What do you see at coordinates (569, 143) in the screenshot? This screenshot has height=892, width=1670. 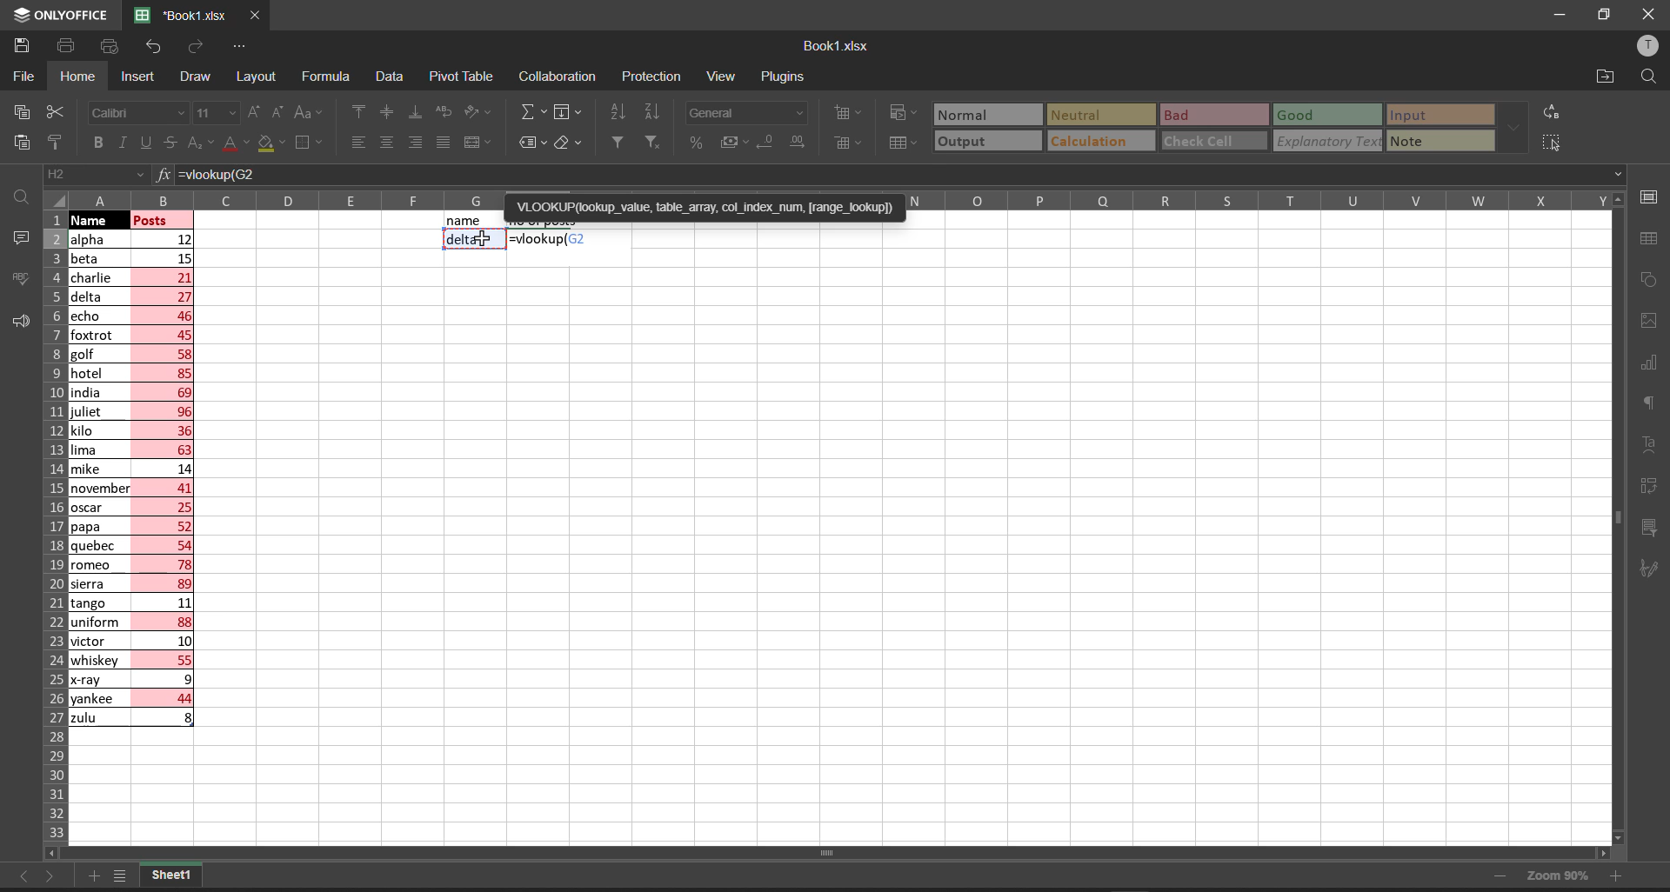 I see `clear` at bounding box center [569, 143].